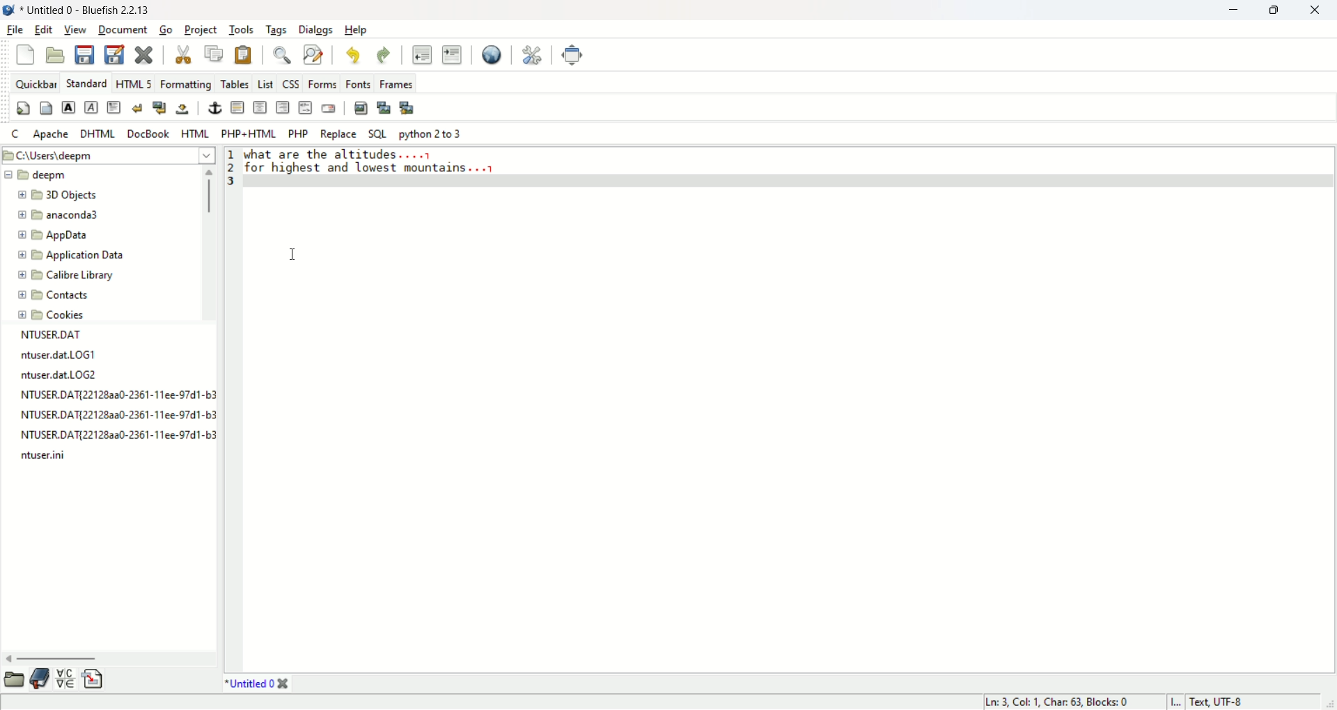 The height and width of the screenshot is (710, 1337). Describe the element at coordinates (24, 109) in the screenshot. I see `quickstart` at that location.